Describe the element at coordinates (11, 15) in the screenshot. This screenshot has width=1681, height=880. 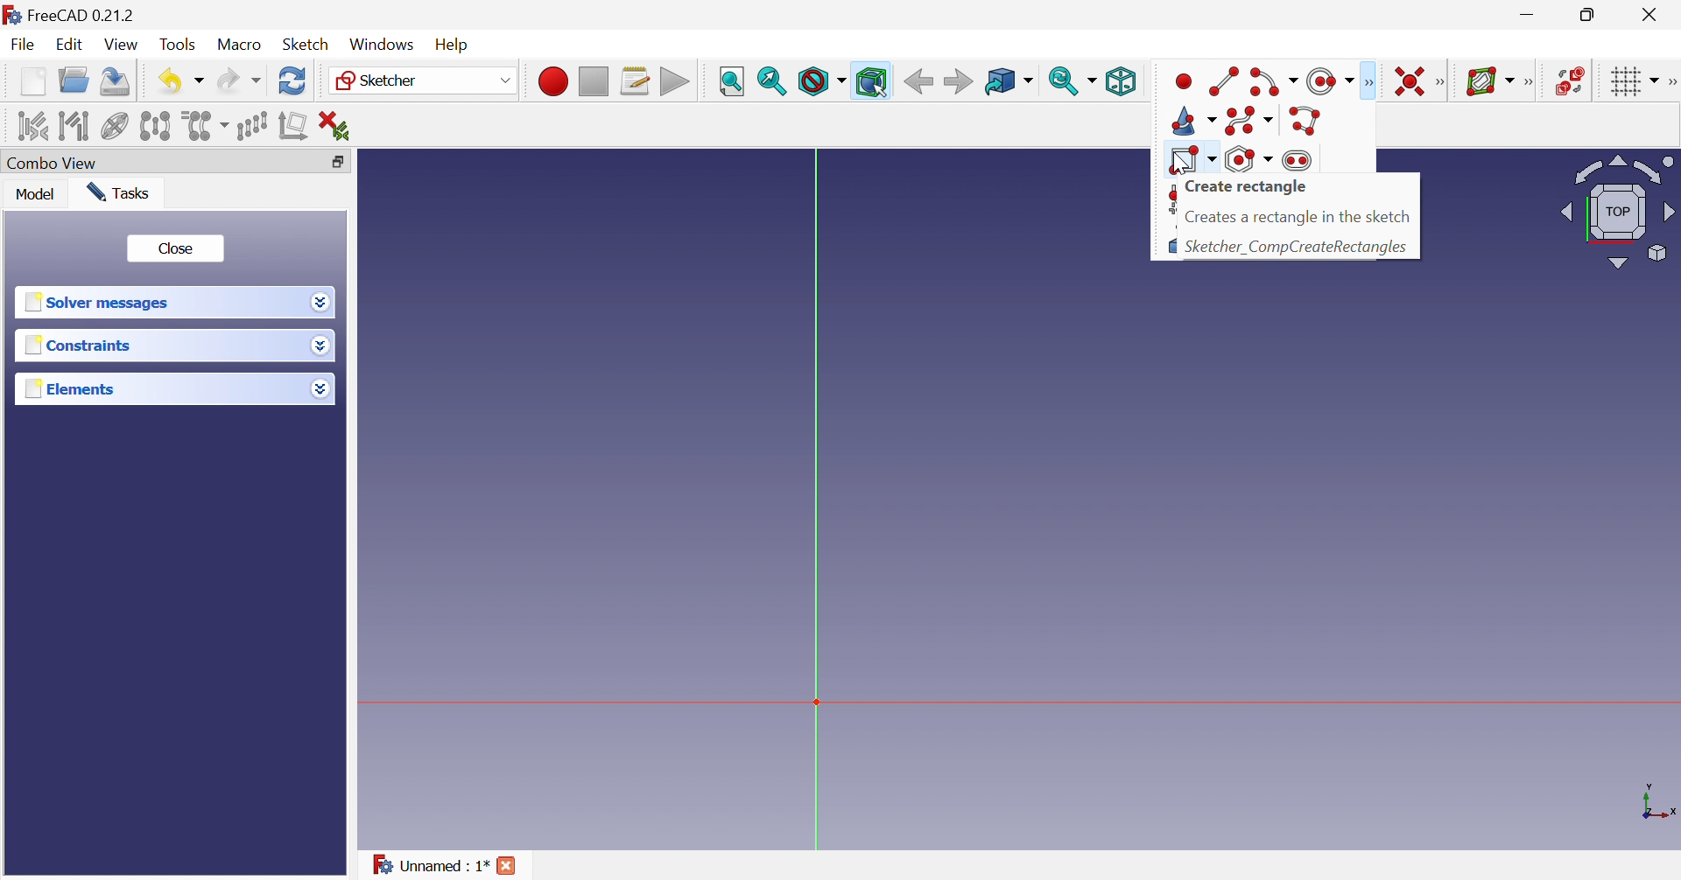
I see `logo` at that location.